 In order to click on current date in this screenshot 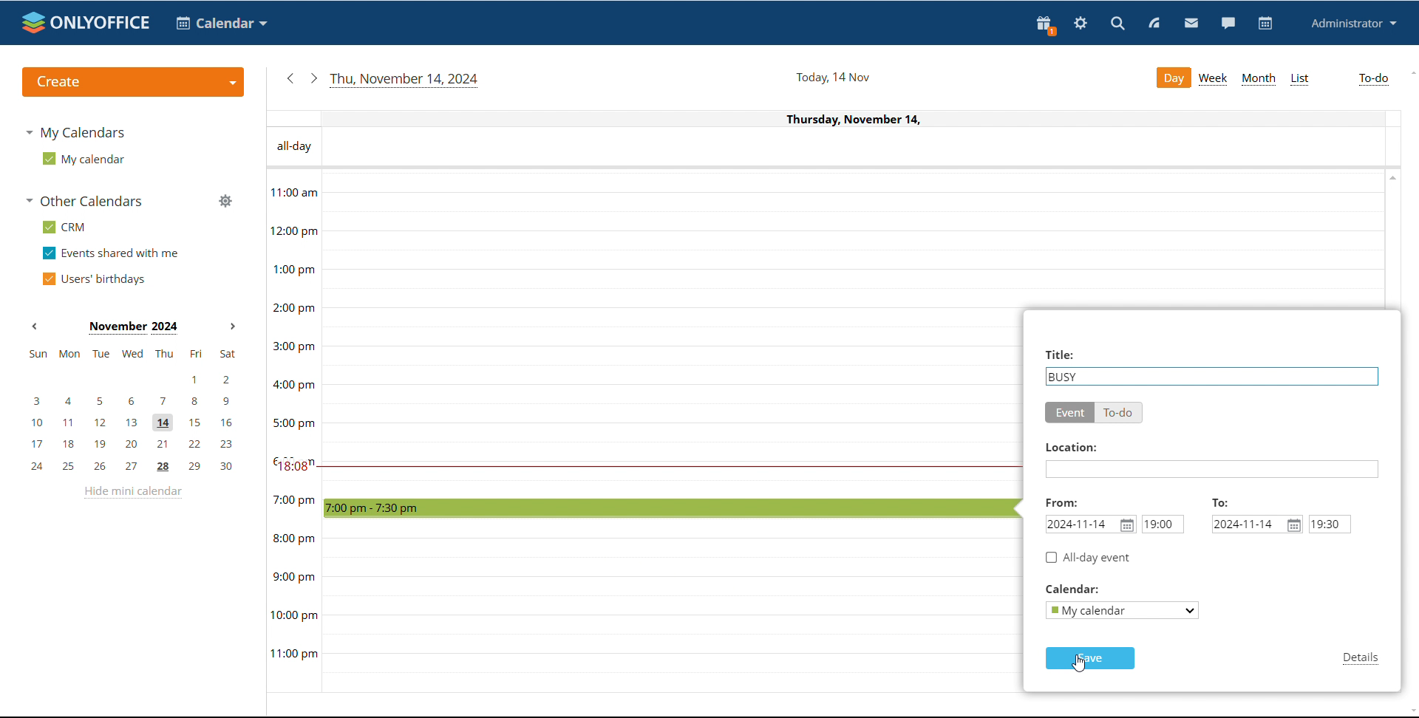, I will do `click(406, 81)`.